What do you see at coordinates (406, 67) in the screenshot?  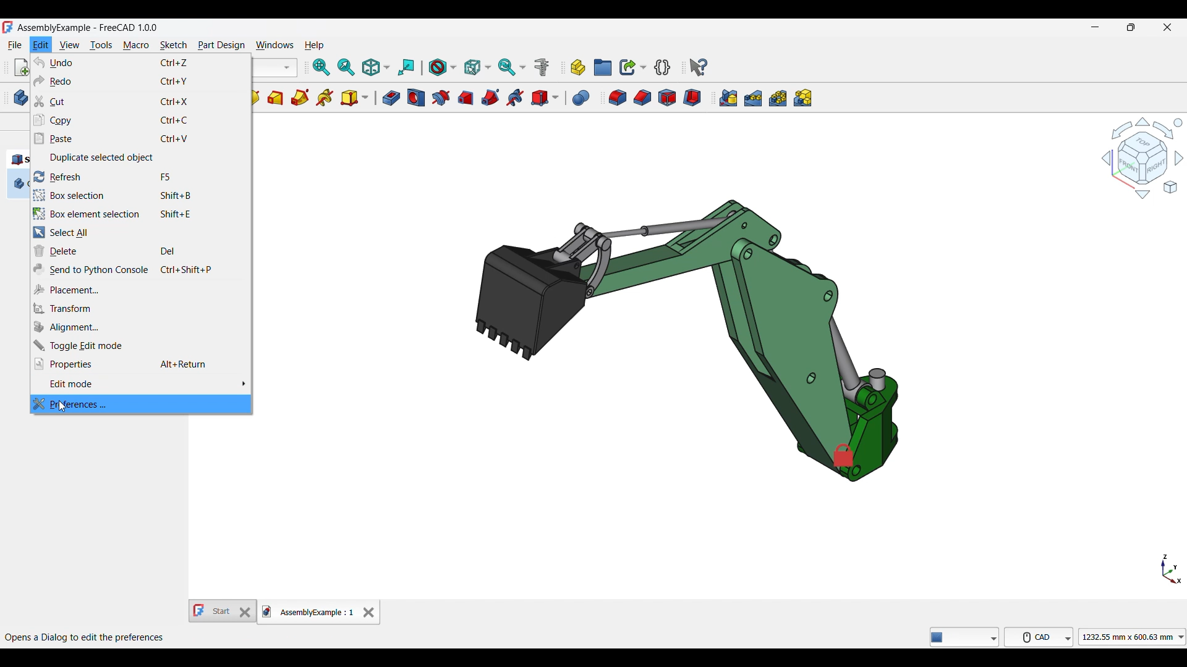 I see `Align to selection` at bounding box center [406, 67].